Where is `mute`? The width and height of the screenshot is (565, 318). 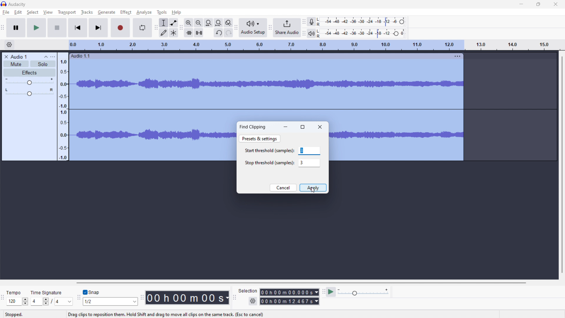 mute is located at coordinates (16, 64).